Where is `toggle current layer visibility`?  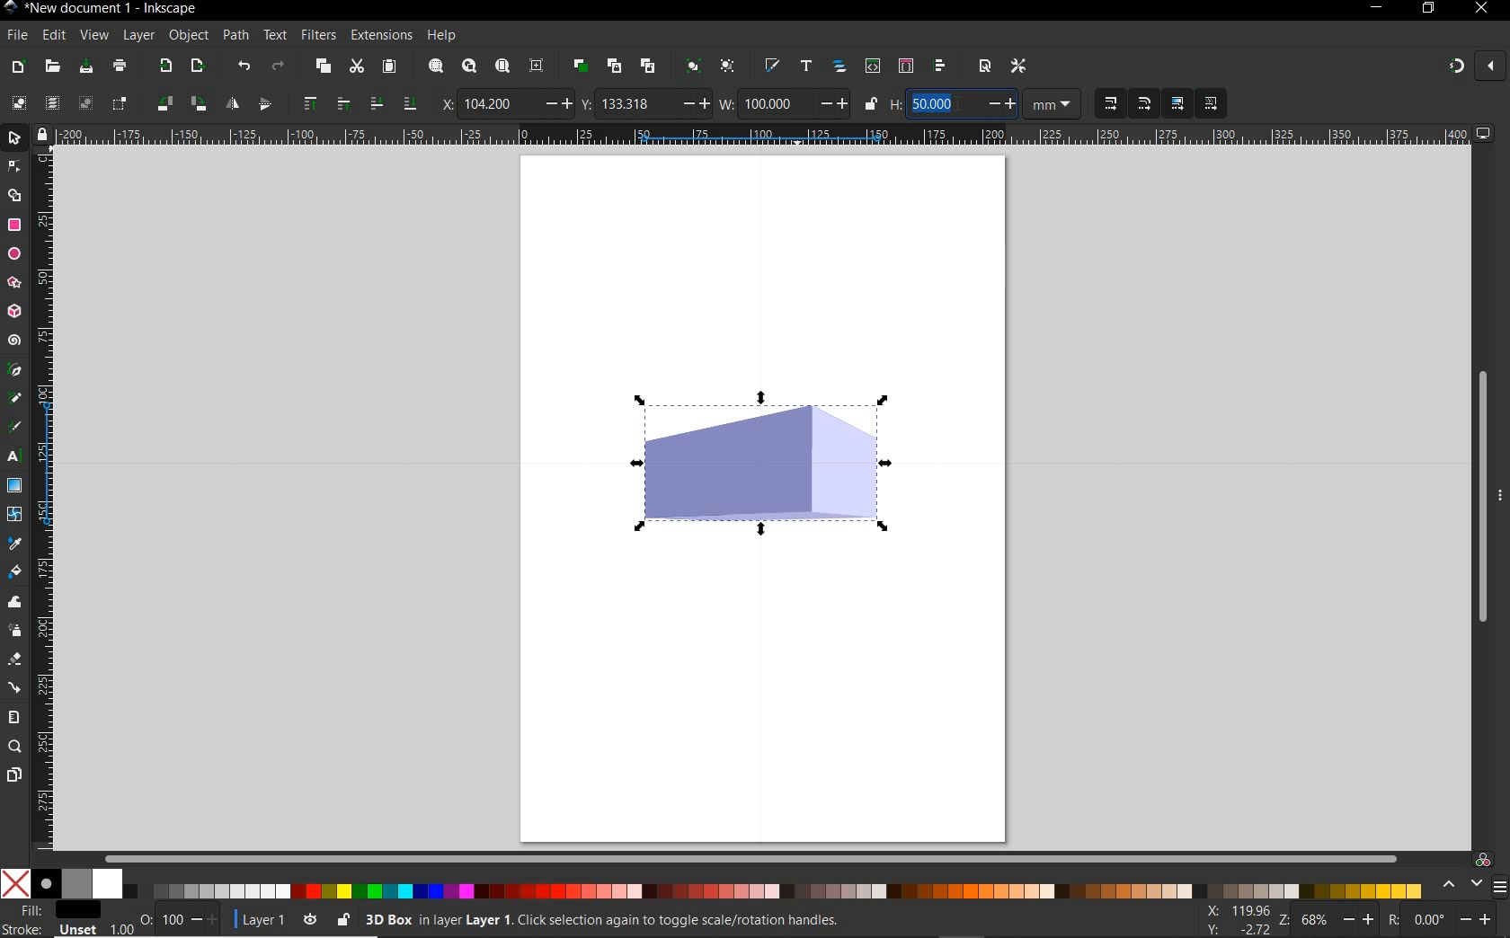 toggle current layer visibility is located at coordinates (306, 919).